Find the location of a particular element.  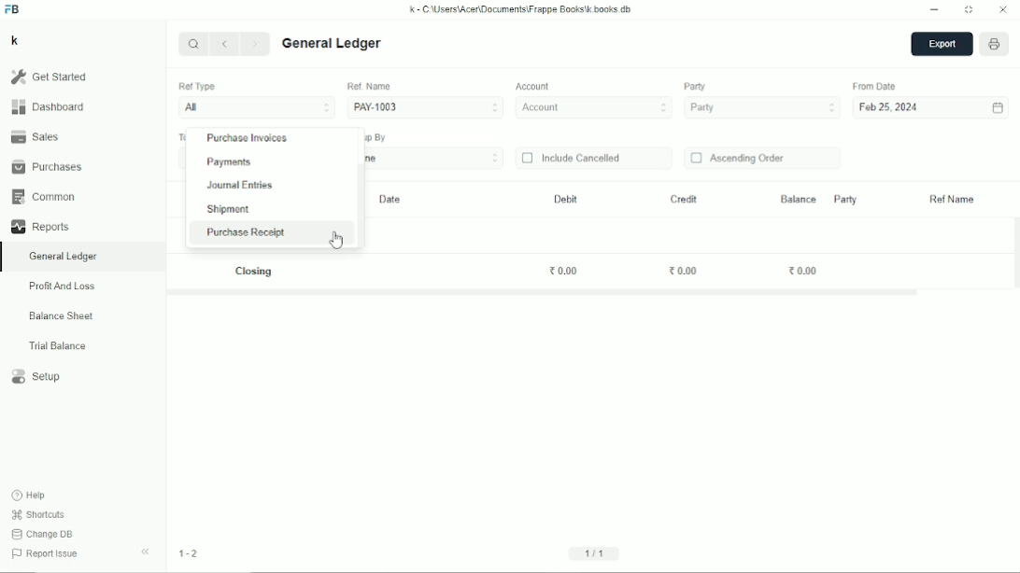

Credit is located at coordinates (683, 200).